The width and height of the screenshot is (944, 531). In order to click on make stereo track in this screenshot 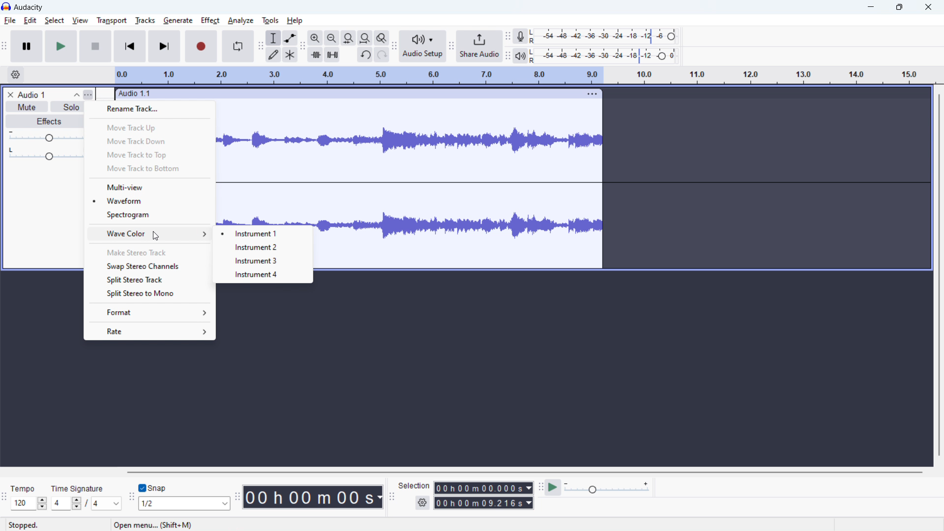, I will do `click(148, 252)`.